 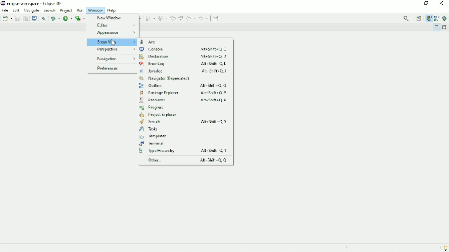 What do you see at coordinates (445, 18) in the screenshot?
I see `Debug` at bounding box center [445, 18].